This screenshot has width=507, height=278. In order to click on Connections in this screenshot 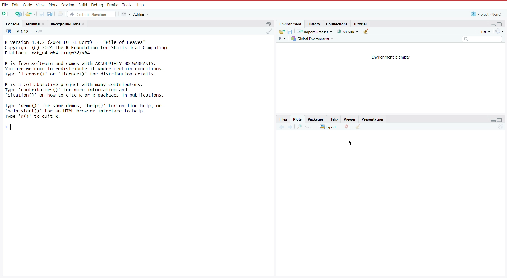, I will do `click(337, 24)`.